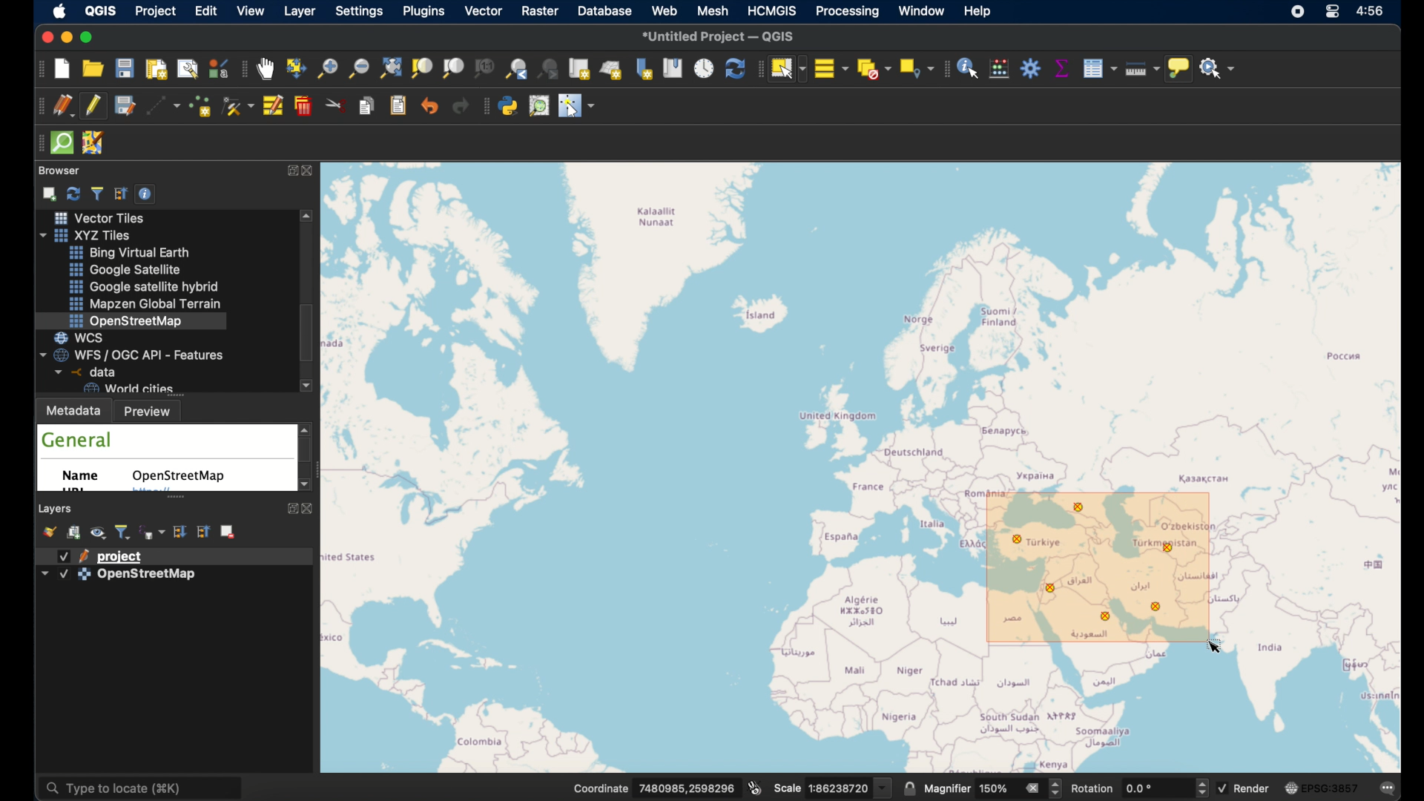 Image resolution: width=1424 pixels, height=801 pixels. What do you see at coordinates (848, 12) in the screenshot?
I see `processing` at bounding box center [848, 12].